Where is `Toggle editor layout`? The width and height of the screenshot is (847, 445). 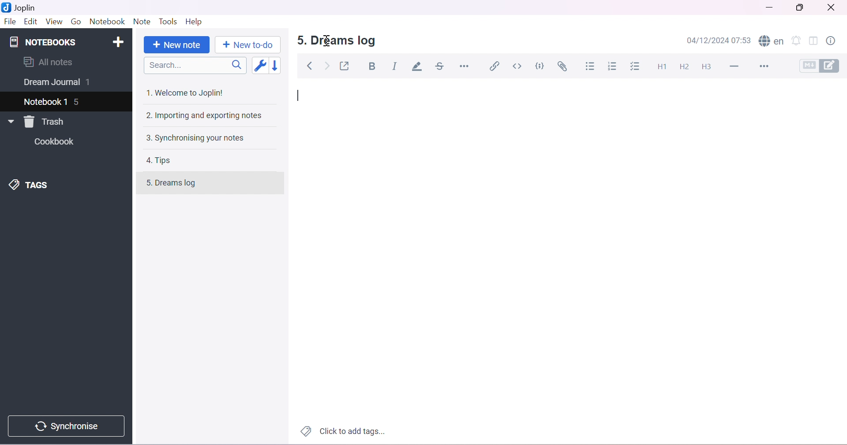 Toggle editor layout is located at coordinates (815, 41).